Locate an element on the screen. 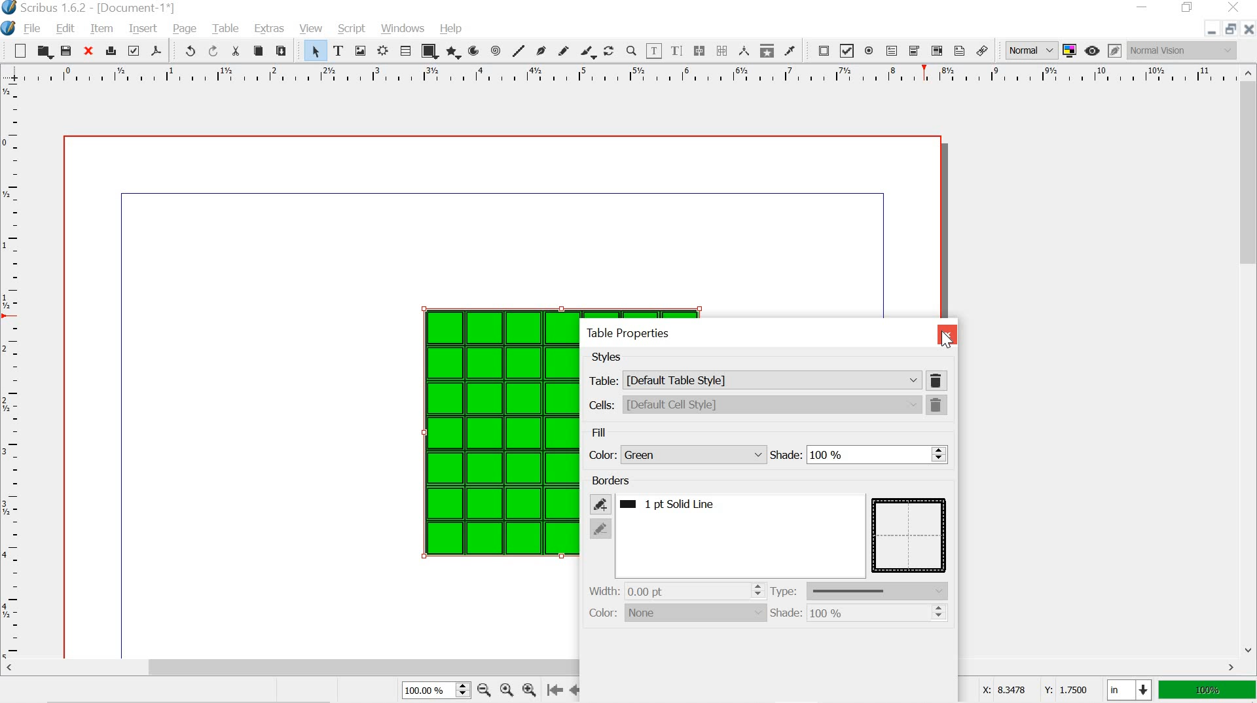 The height and width of the screenshot is (703, 1257). measurements is located at coordinates (745, 50).